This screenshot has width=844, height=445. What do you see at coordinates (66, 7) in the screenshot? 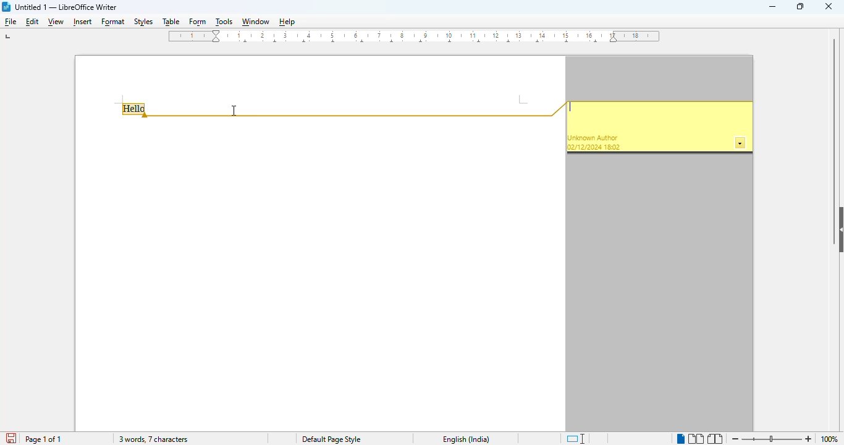
I see `title` at bounding box center [66, 7].